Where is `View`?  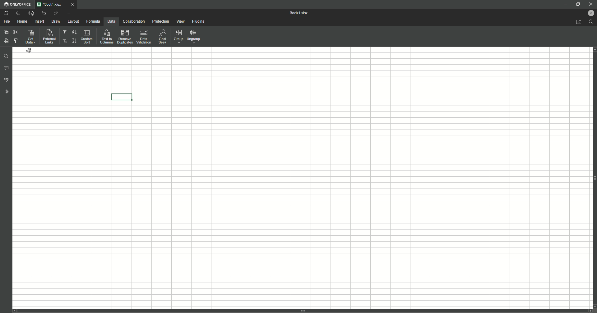
View is located at coordinates (181, 22).